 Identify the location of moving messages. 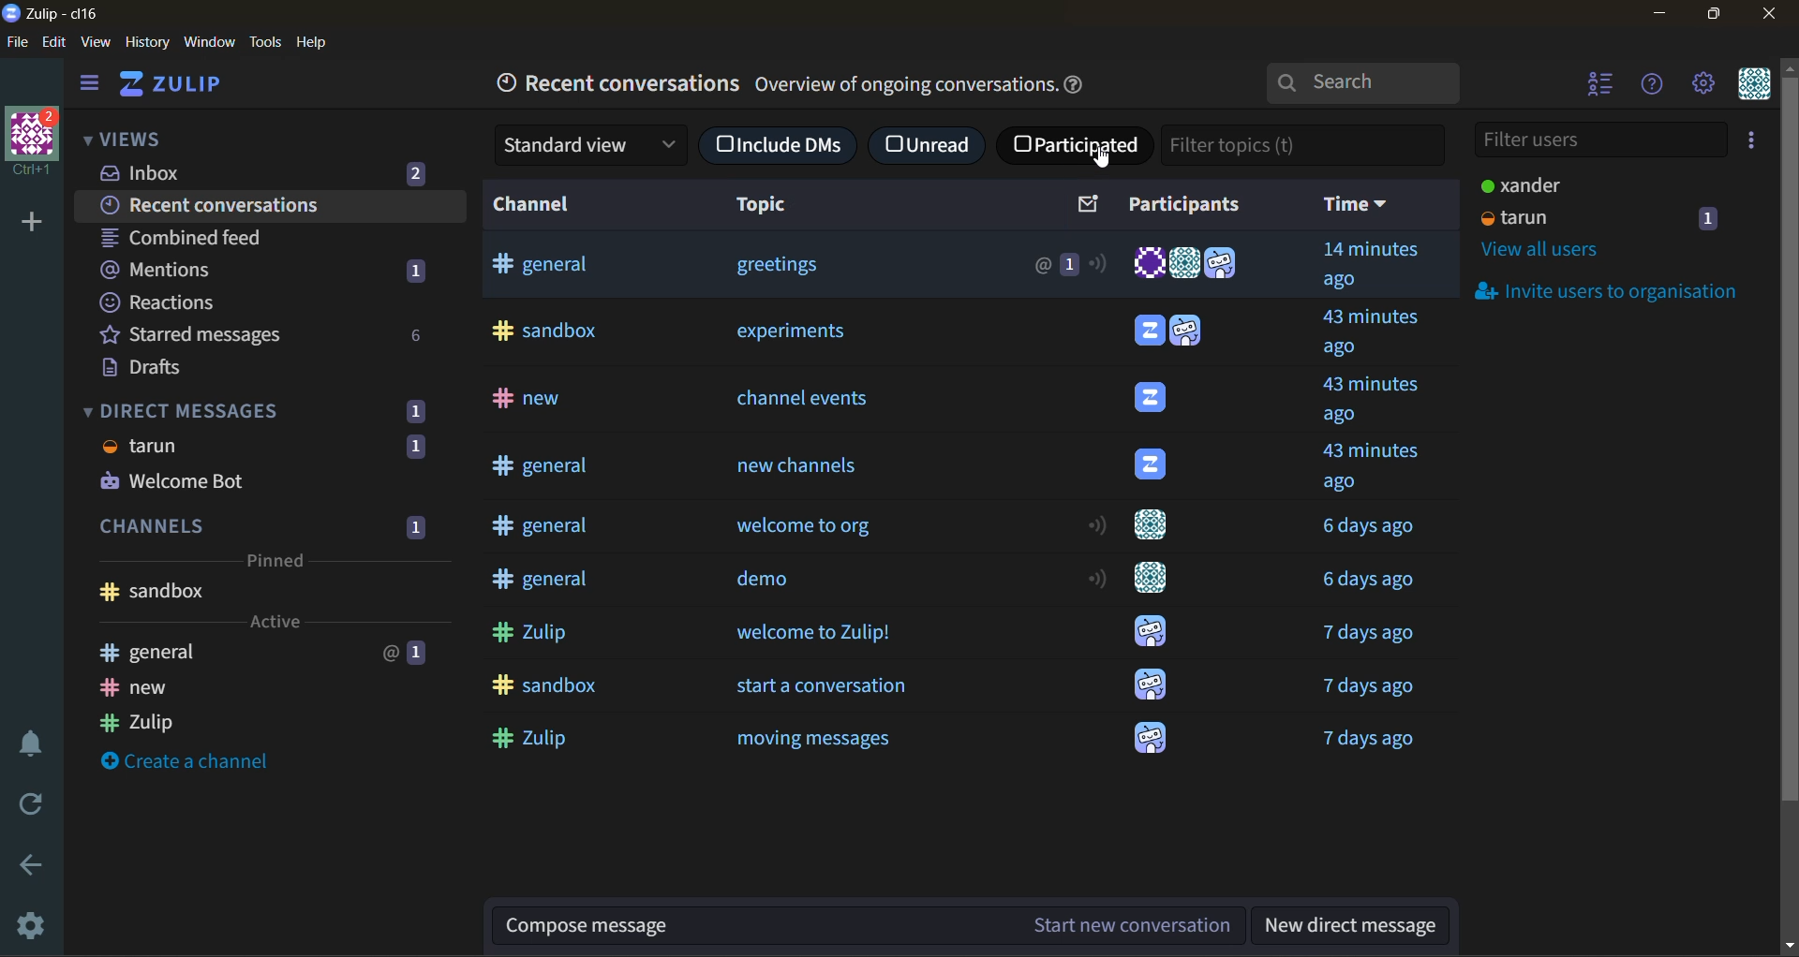
(821, 737).